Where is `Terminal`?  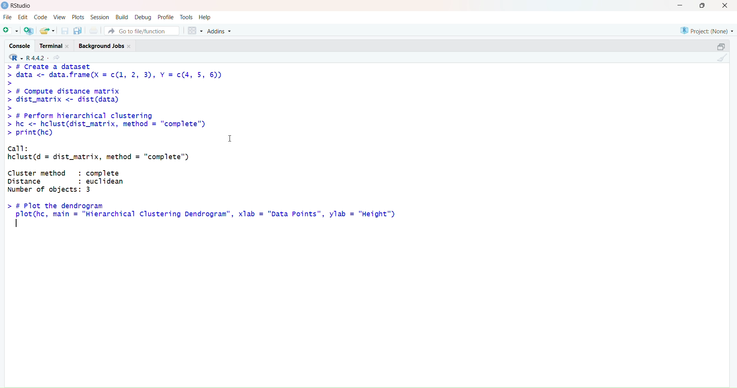 Terminal is located at coordinates (53, 46).